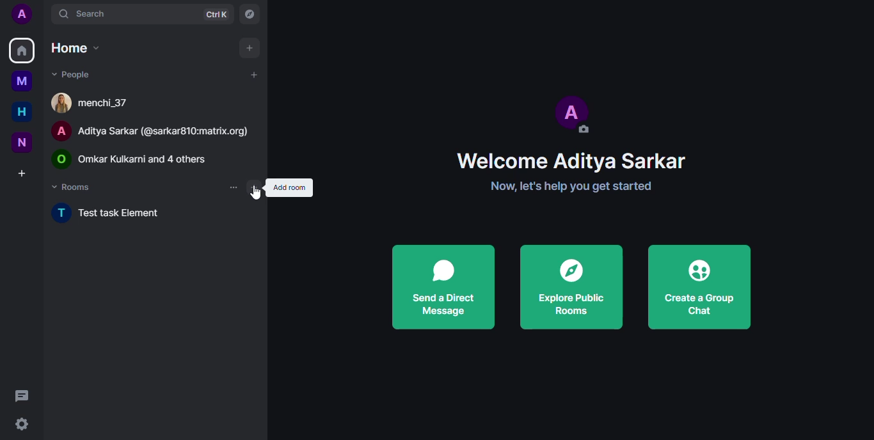 The height and width of the screenshot is (440, 874). I want to click on home, so click(21, 50).